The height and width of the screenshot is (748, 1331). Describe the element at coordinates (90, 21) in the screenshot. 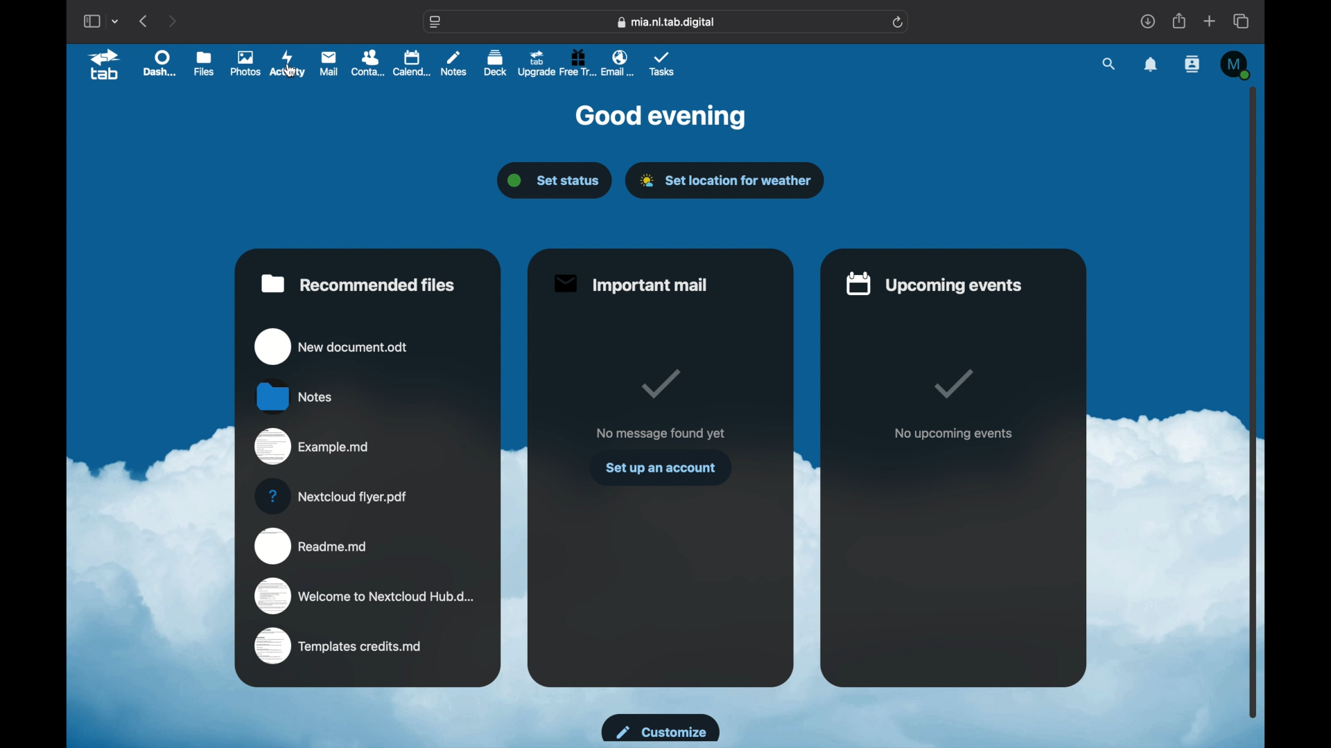

I see `show sidebar` at that location.